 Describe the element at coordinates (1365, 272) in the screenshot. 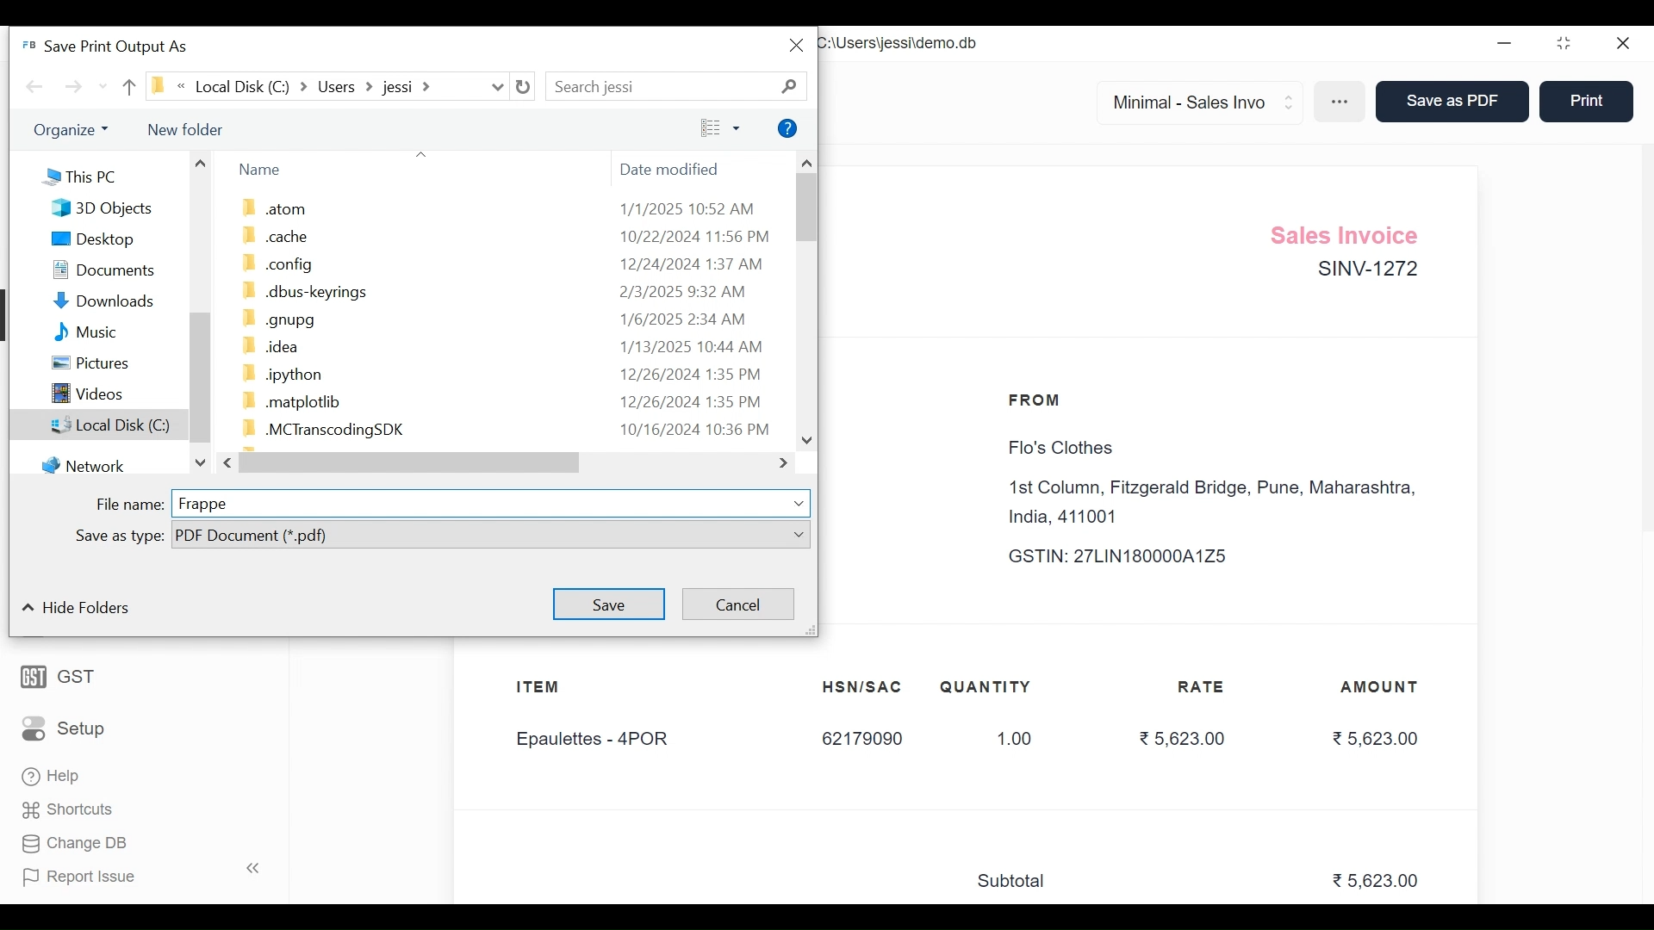

I see `SINV-1272` at that location.